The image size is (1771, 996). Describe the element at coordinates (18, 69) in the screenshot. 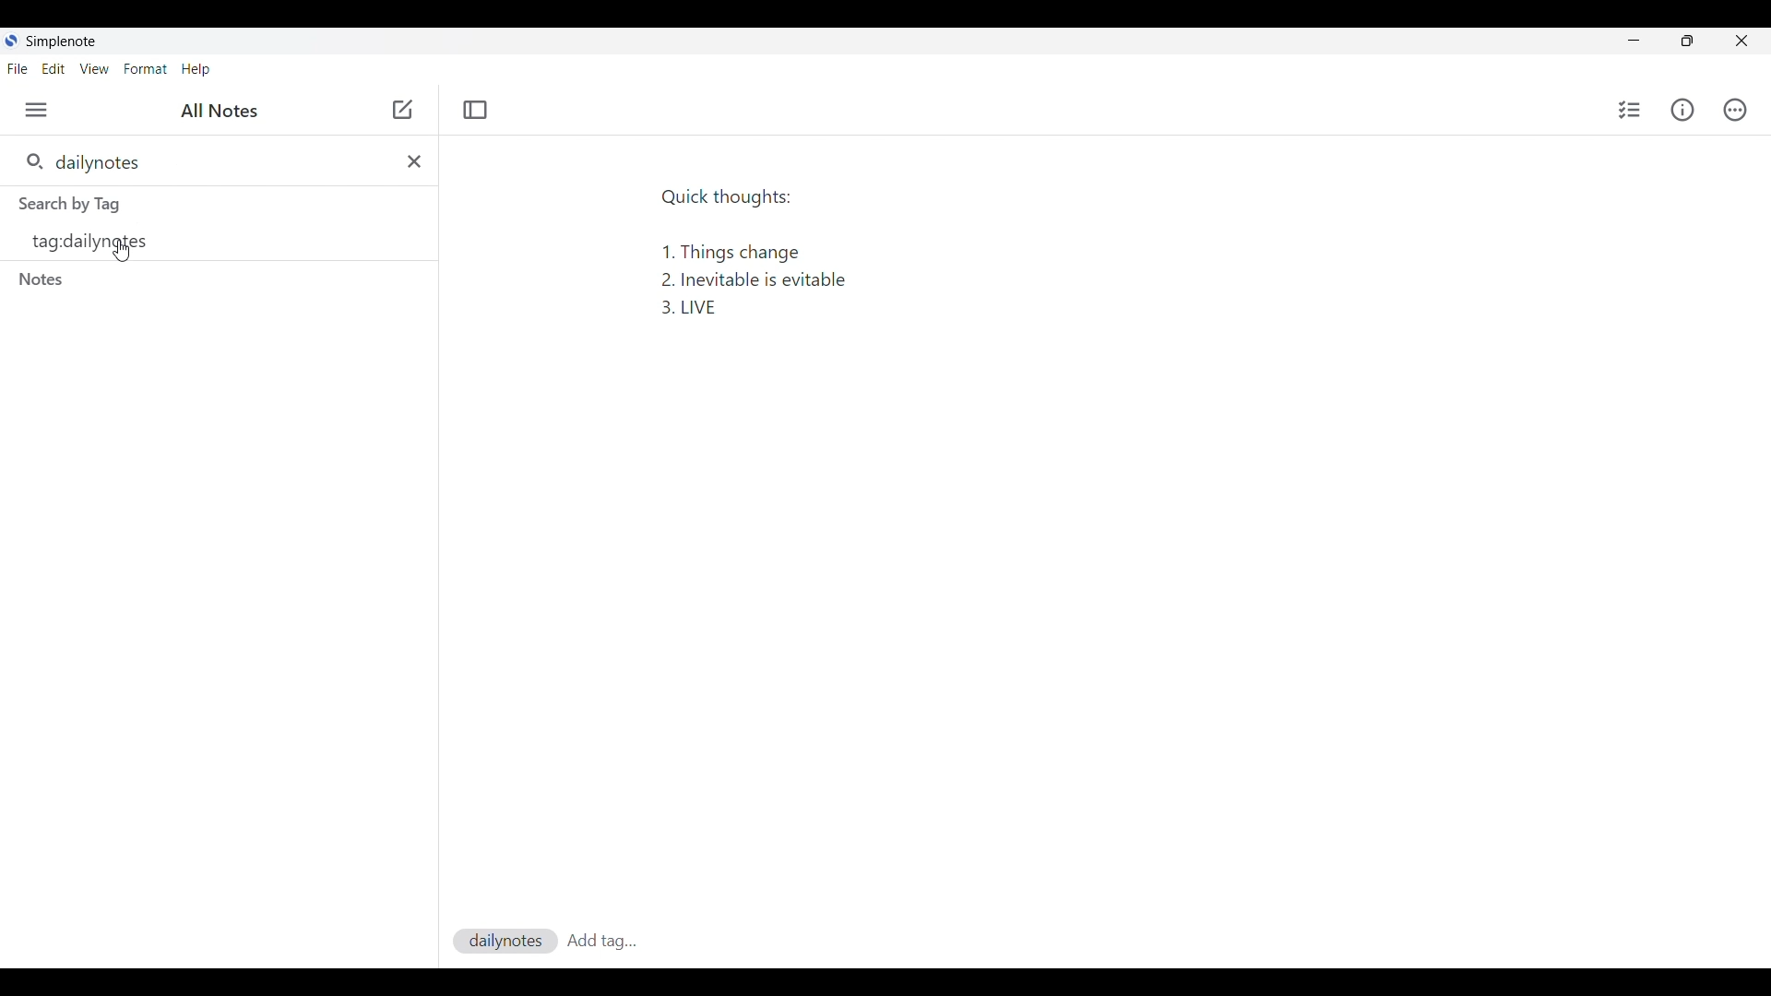

I see `File menu` at that location.